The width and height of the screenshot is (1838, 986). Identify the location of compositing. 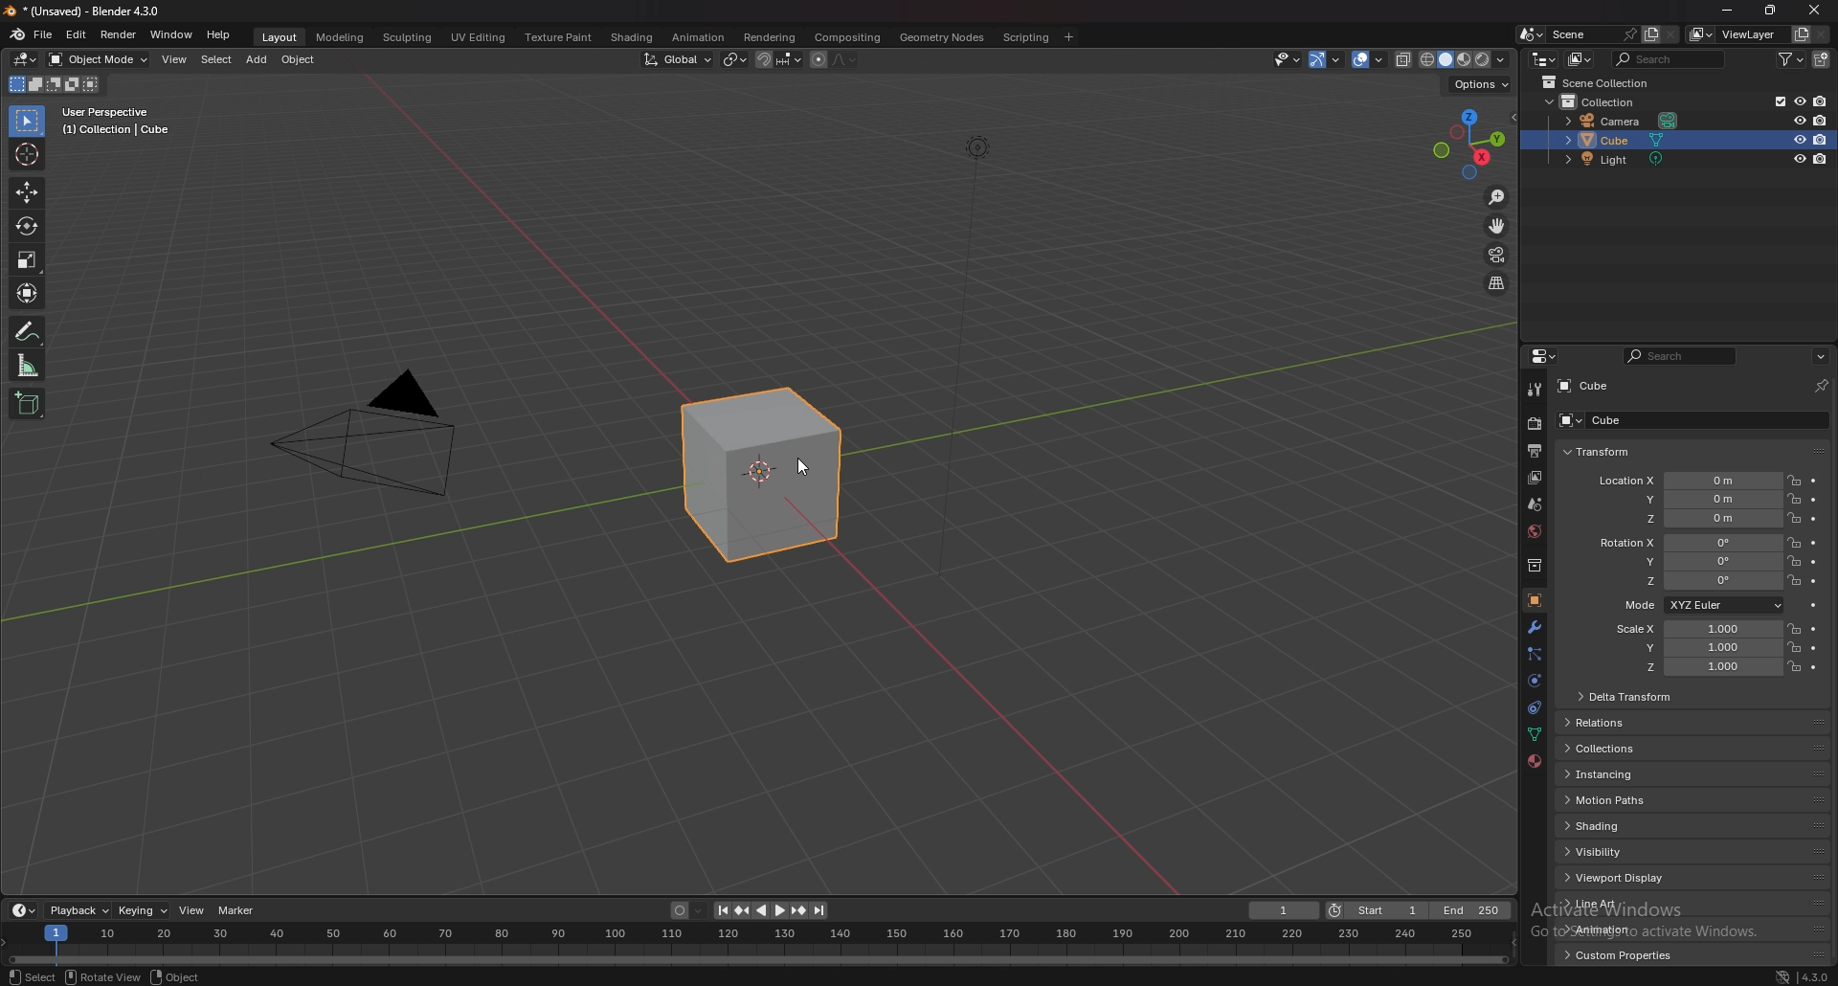
(851, 37).